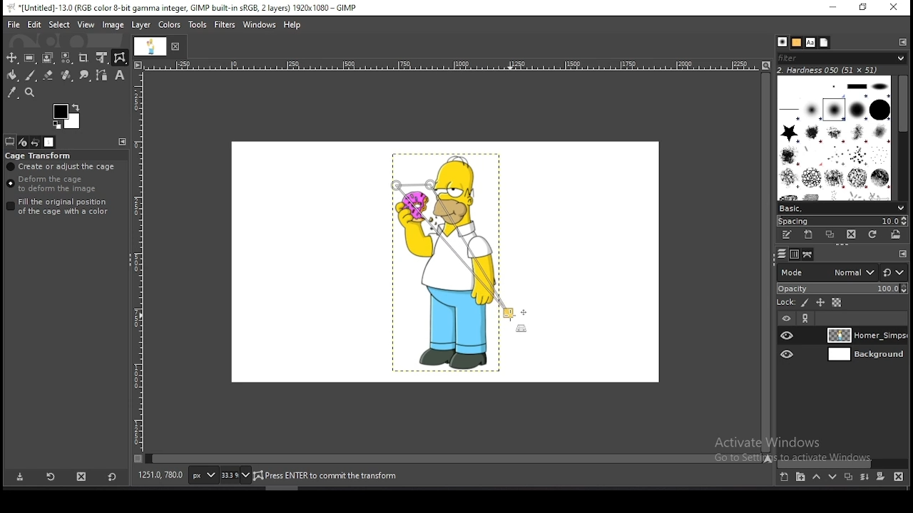 This screenshot has width=913, height=513. What do you see at coordinates (842, 207) in the screenshot?
I see `brush presets` at bounding box center [842, 207].